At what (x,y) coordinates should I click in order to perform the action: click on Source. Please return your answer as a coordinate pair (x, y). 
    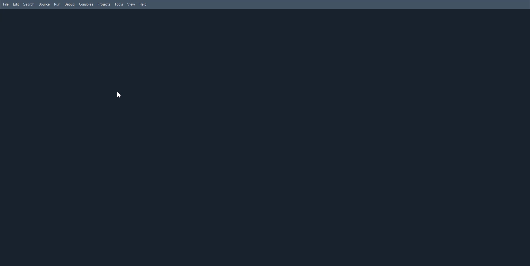
    Looking at the image, I should click on (45, 4).